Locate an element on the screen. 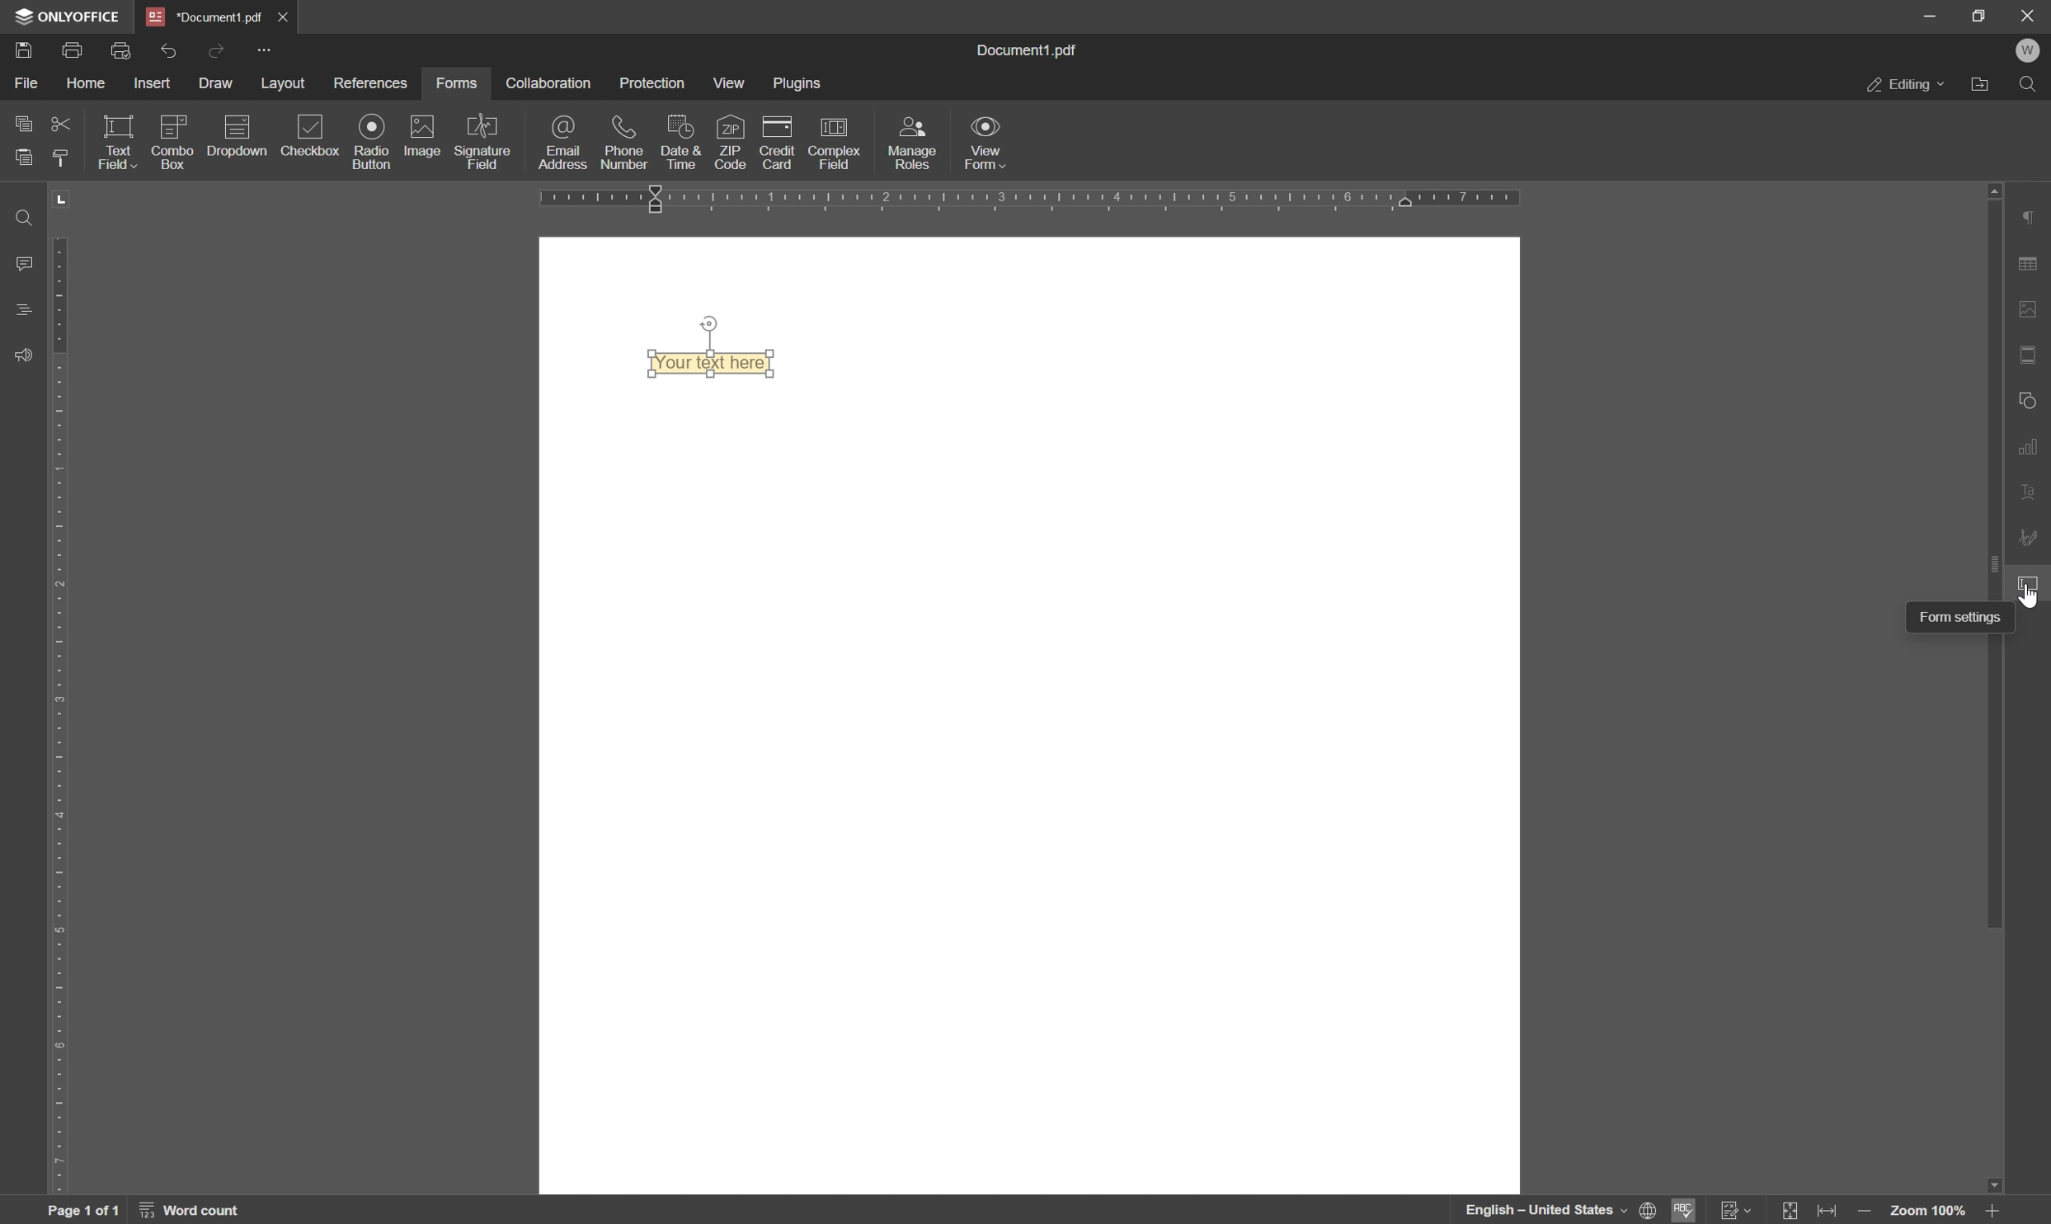 This screenshot has width=2051, height=1224. checkbox is located at coordinates (316, 133).